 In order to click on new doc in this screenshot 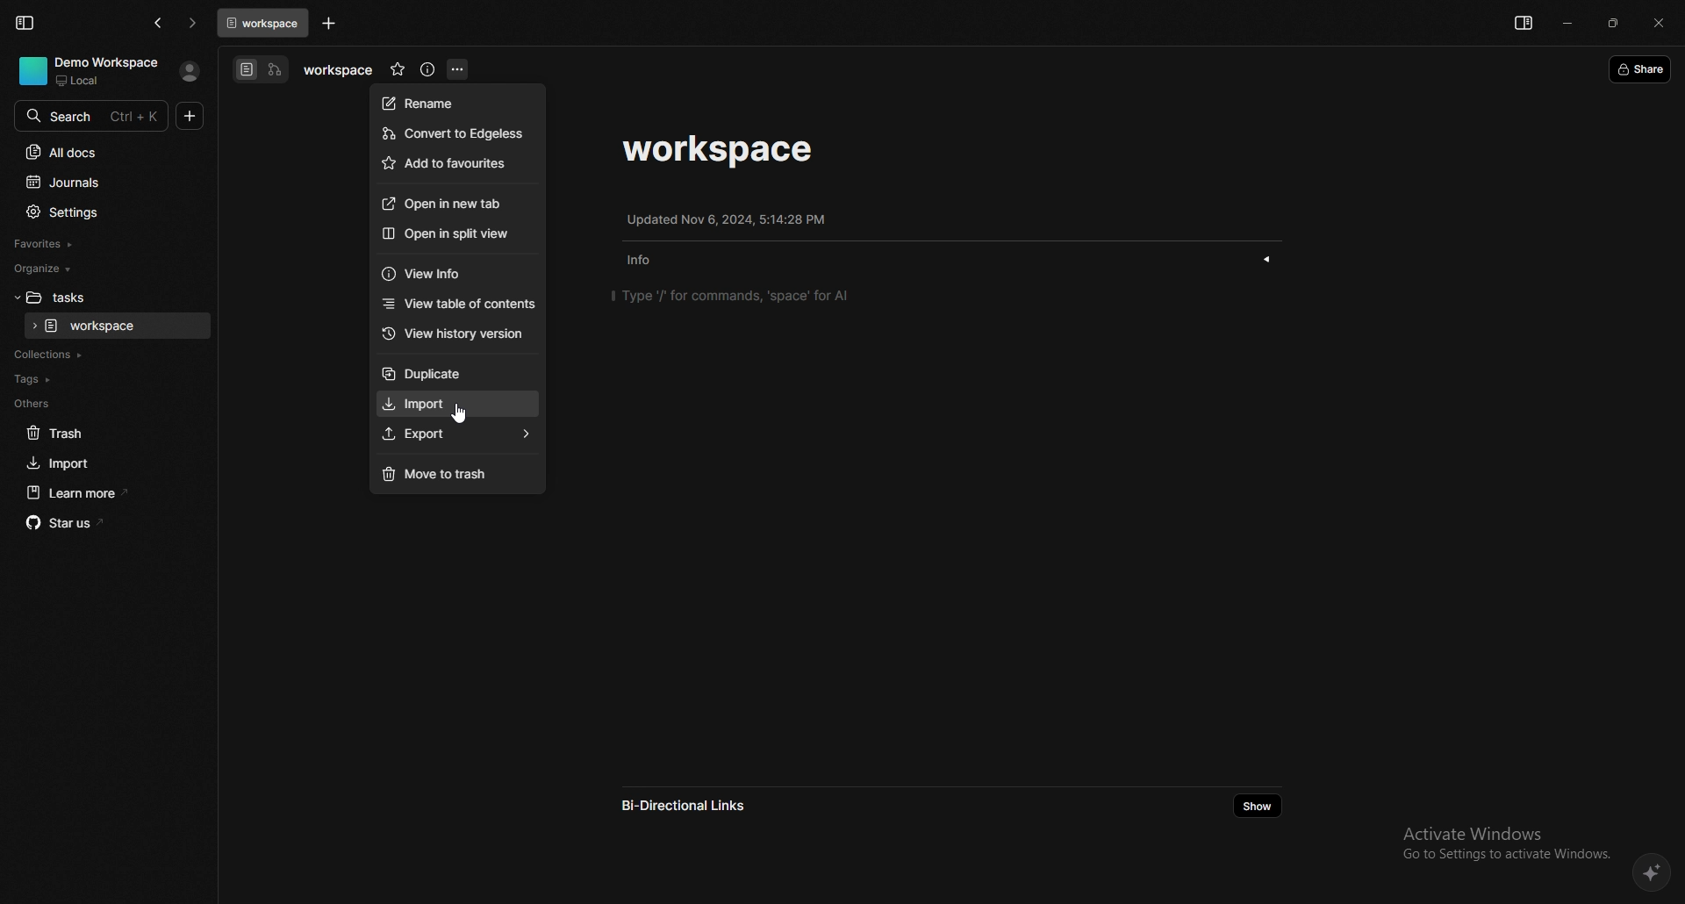, I will do `click(190, 116)`.